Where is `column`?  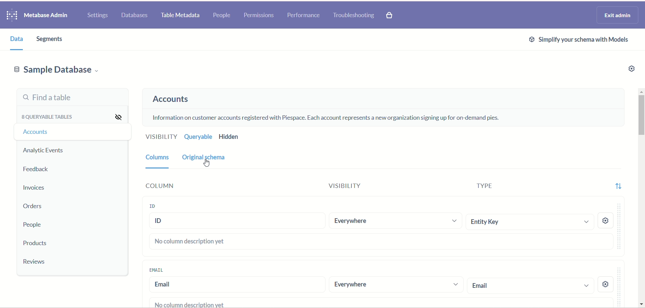
column is located at coordinates (162, 187).